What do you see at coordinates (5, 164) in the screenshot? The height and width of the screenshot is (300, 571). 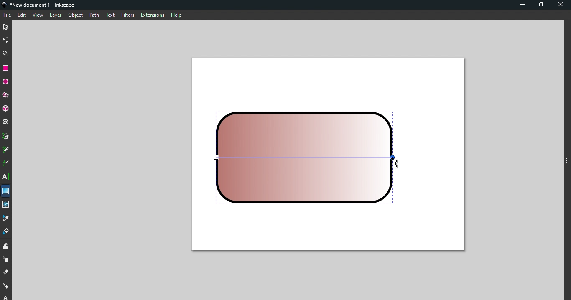 I see `Calligraphy tool` at bounding box center [5, 164].